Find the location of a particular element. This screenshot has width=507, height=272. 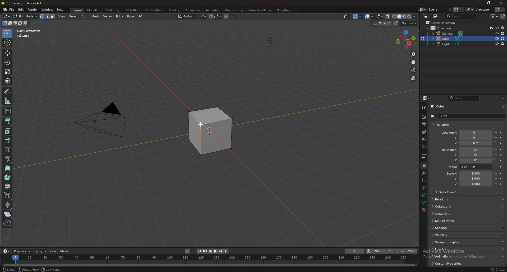

blender is located at coordinates (4, 10).